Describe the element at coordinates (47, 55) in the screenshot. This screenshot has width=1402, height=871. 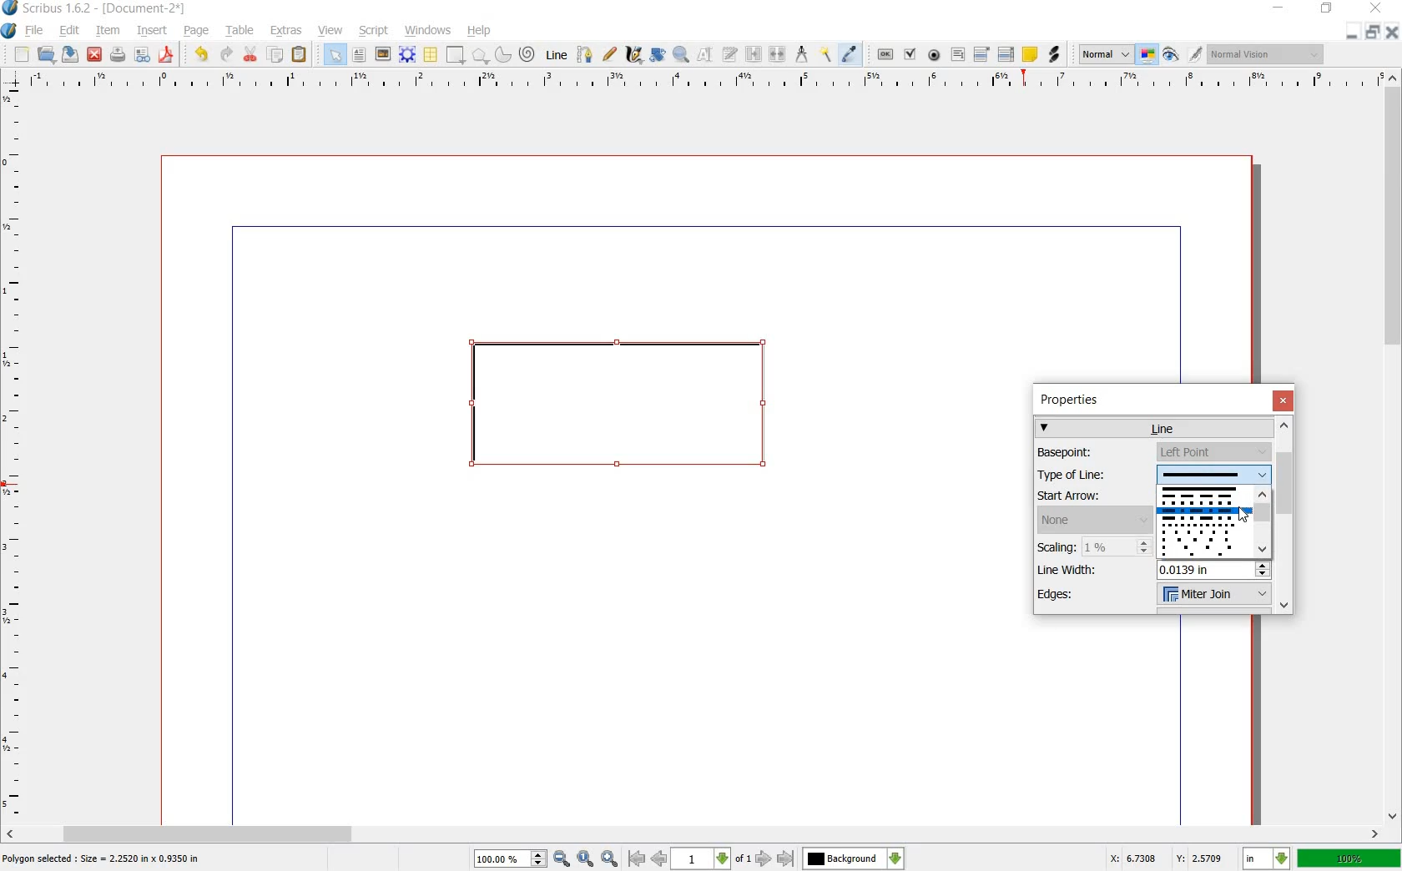
I see `OPEN` at that location.